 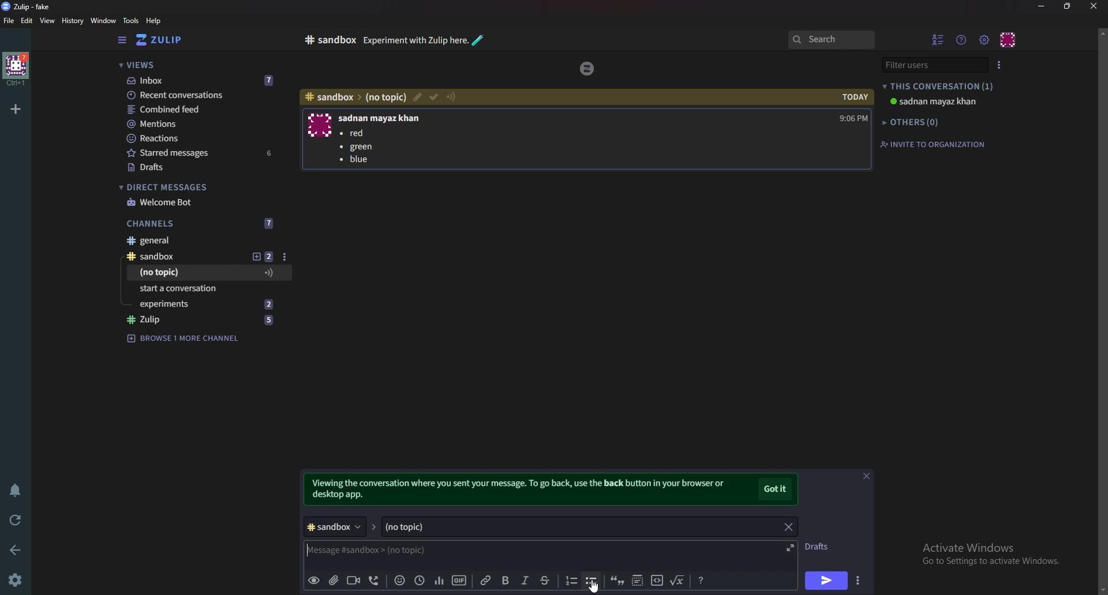 I want to click on Drafts, so click(x=202, y=168).